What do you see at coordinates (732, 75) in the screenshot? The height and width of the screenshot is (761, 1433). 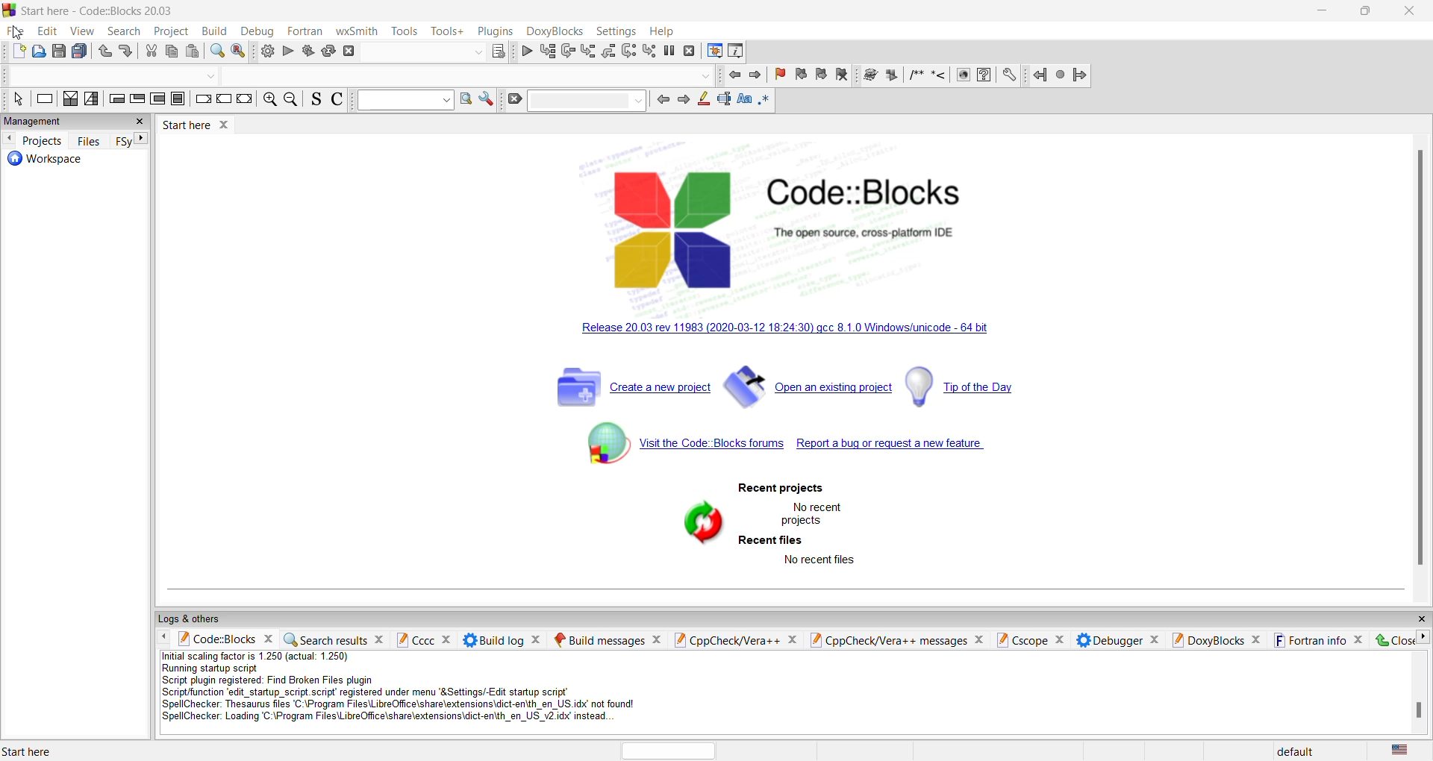 I see `jump back` at bounding box center [732, 75].